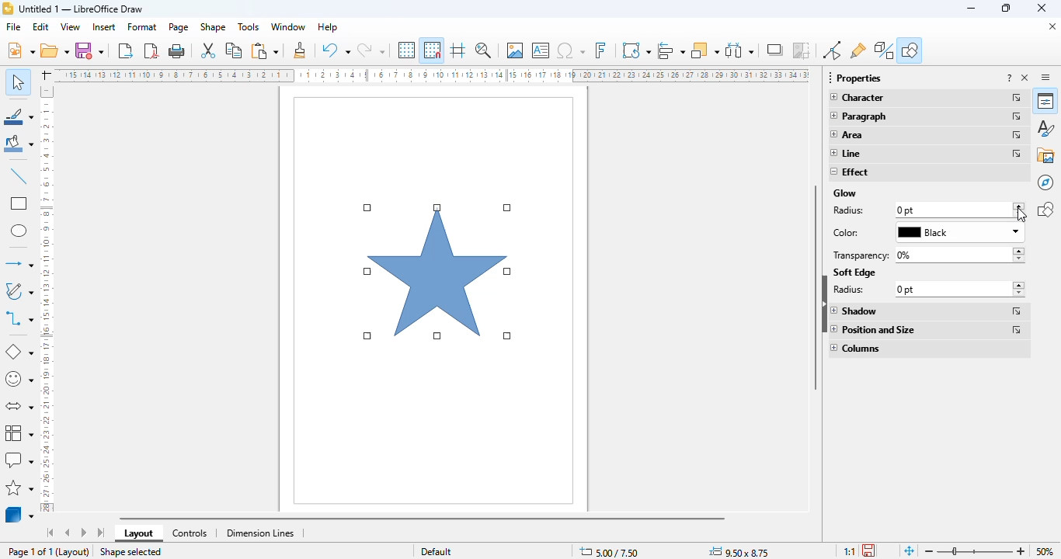 This screenshot has width=1061, height=559. Describe the element at coordinates (207, 50) in the screenshot. I see `cut` at that location.